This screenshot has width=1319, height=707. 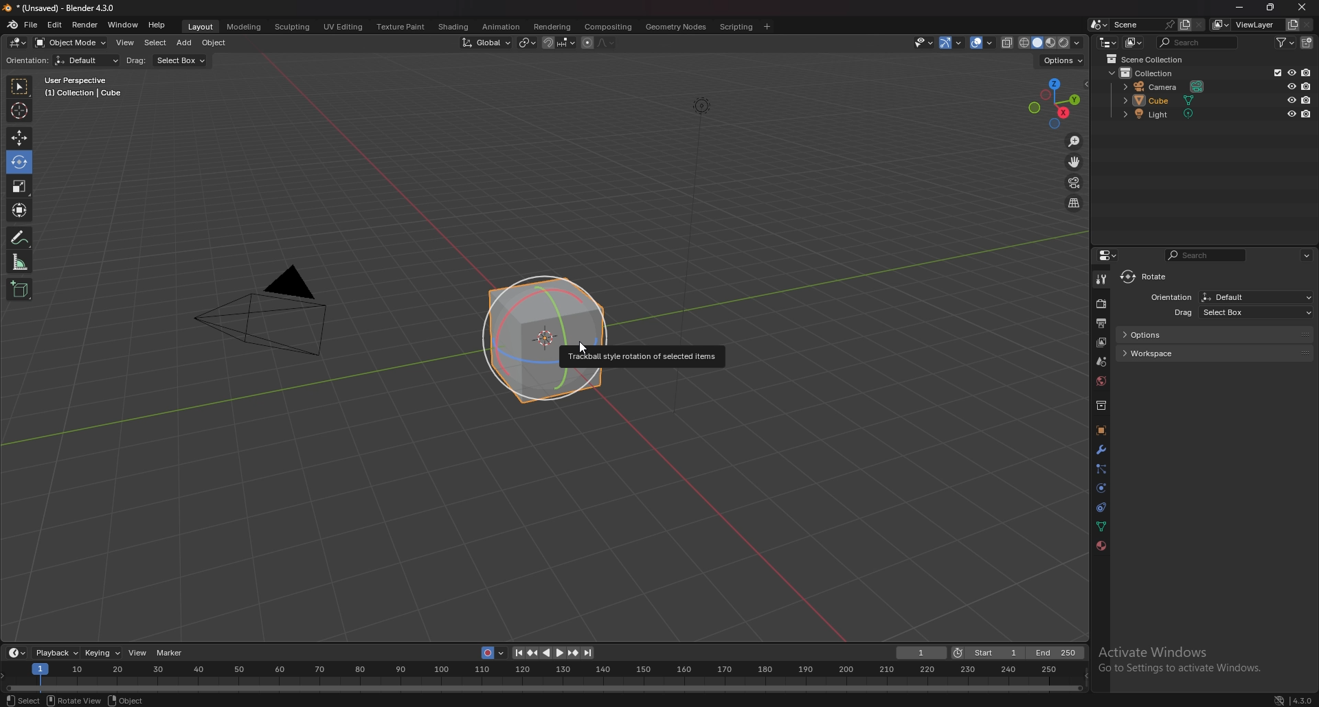 What do you see at coordinates (126, 43) in the screenshot?
I see `view` at bounding box center [126, 43].